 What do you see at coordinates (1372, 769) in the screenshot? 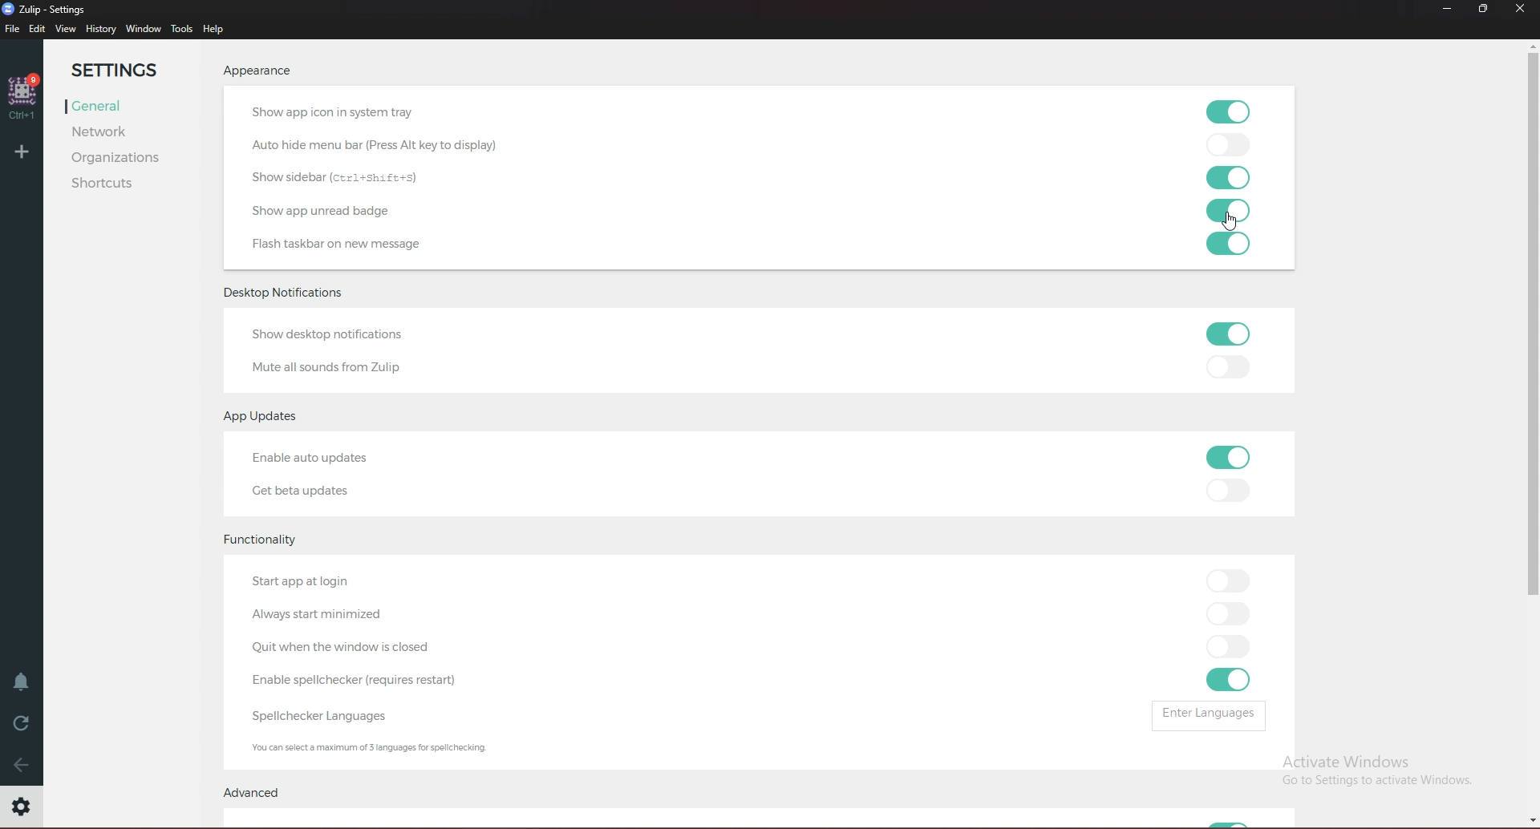
I see `Activate Windows
Go to Settings to activate Windows.` at bounding box center [1372, 769].